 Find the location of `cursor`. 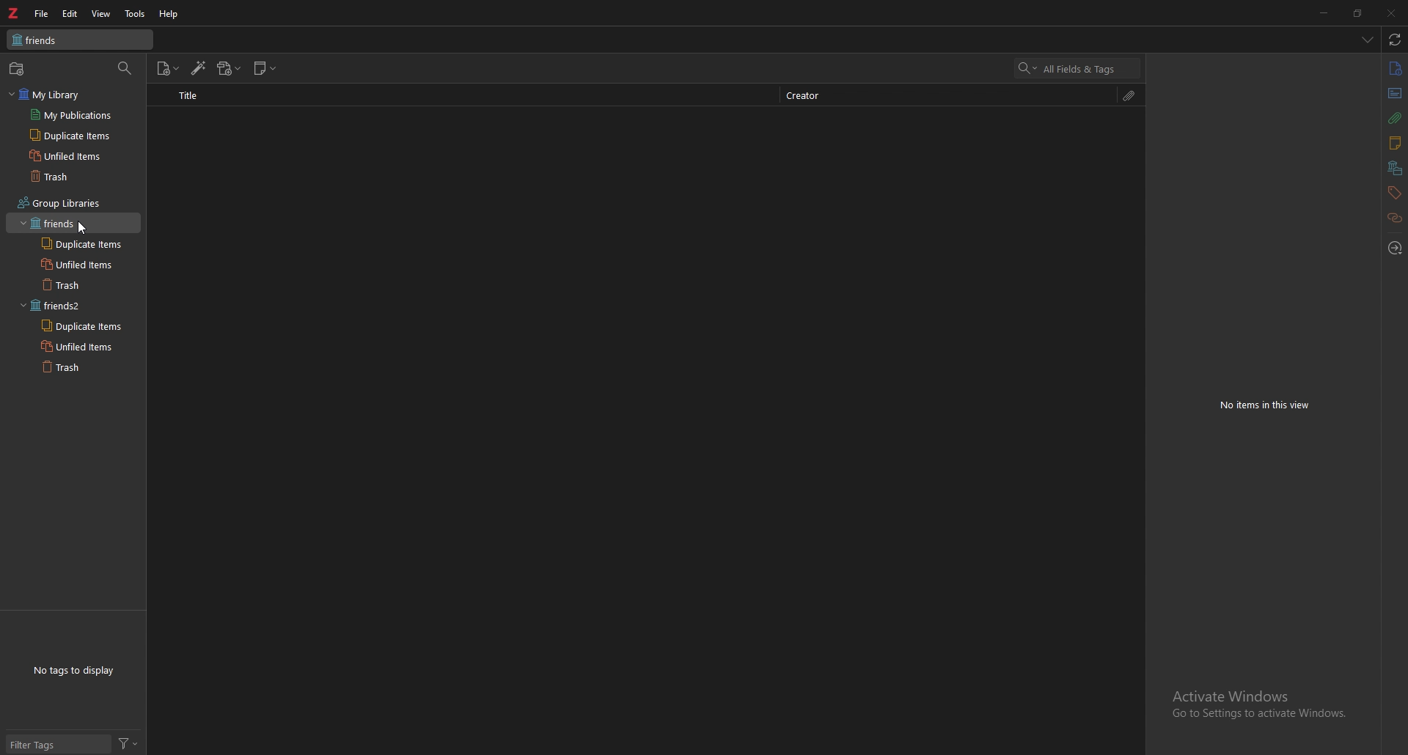

cursor is located at coordinates (87, 227).